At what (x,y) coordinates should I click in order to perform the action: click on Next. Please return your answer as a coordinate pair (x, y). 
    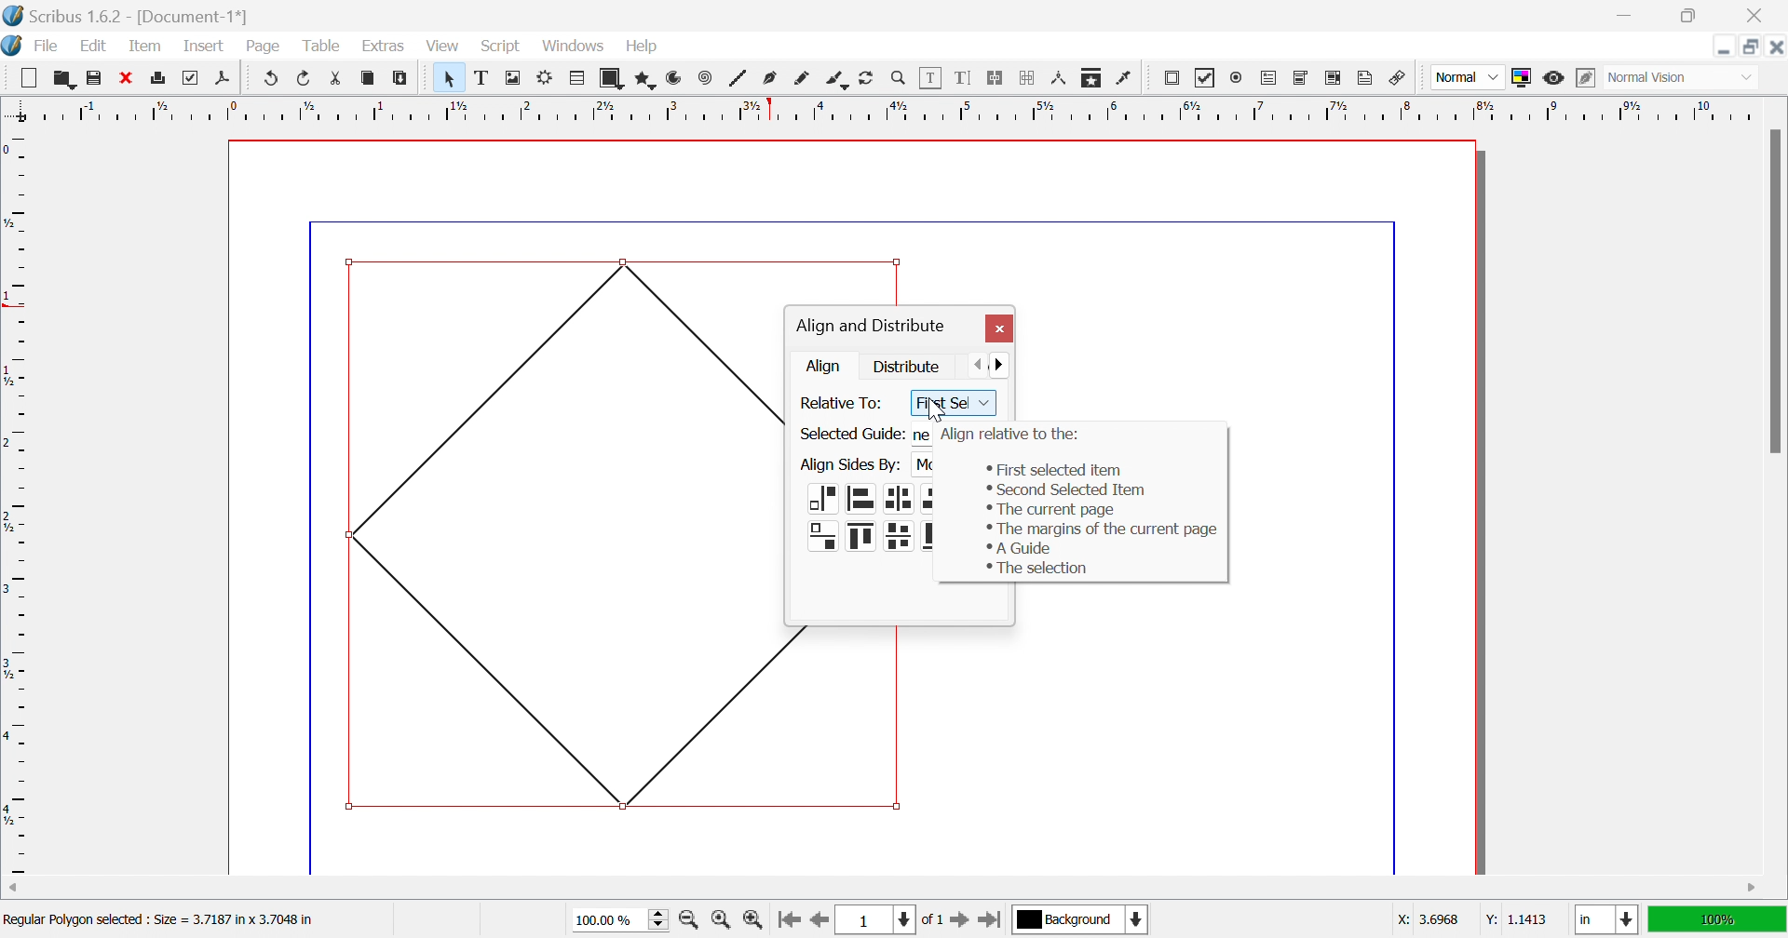
    Looking at the image, I should click on (1007, 363).